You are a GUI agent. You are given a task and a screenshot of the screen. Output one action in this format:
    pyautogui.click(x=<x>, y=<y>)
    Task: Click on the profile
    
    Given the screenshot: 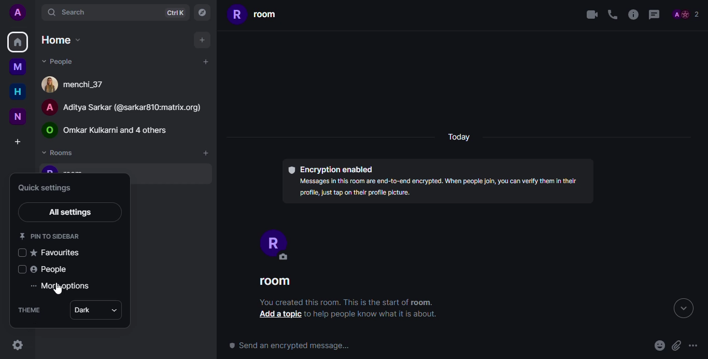 What is the action you would take?
    pyautogui.click(x=18, y=12)
    